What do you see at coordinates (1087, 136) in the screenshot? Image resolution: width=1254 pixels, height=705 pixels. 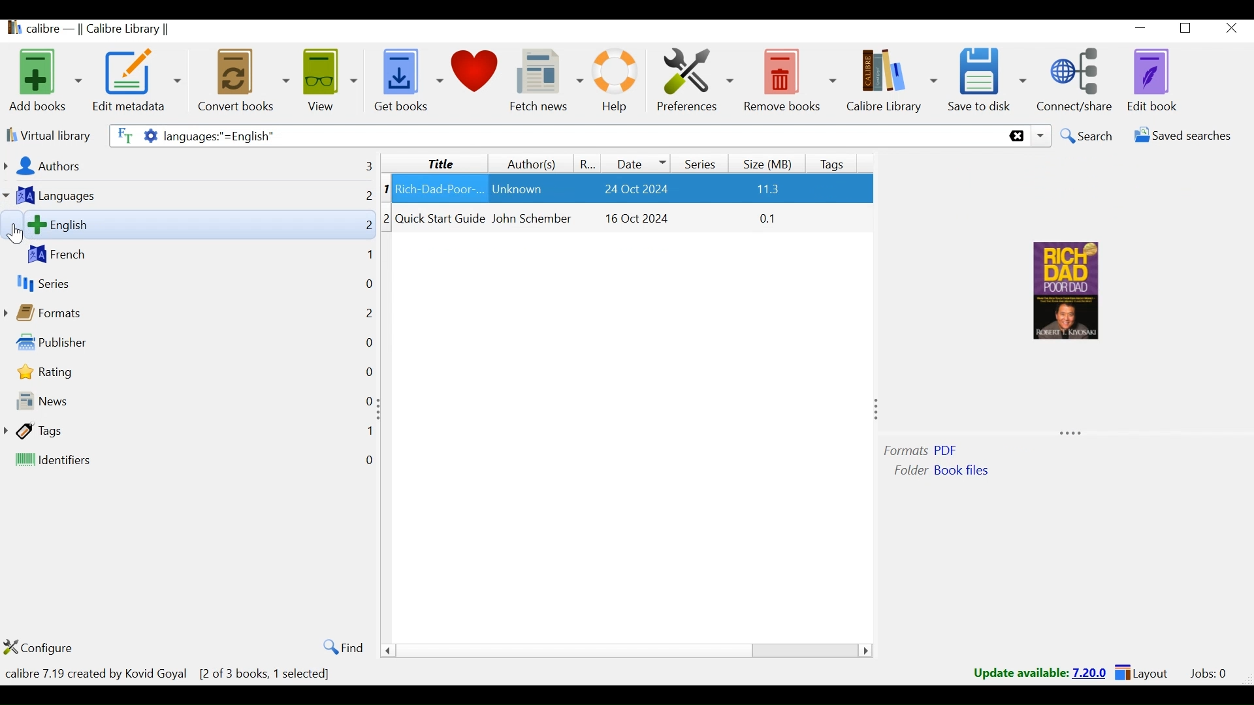 I see `Search` at bounding box center [1087, 136].